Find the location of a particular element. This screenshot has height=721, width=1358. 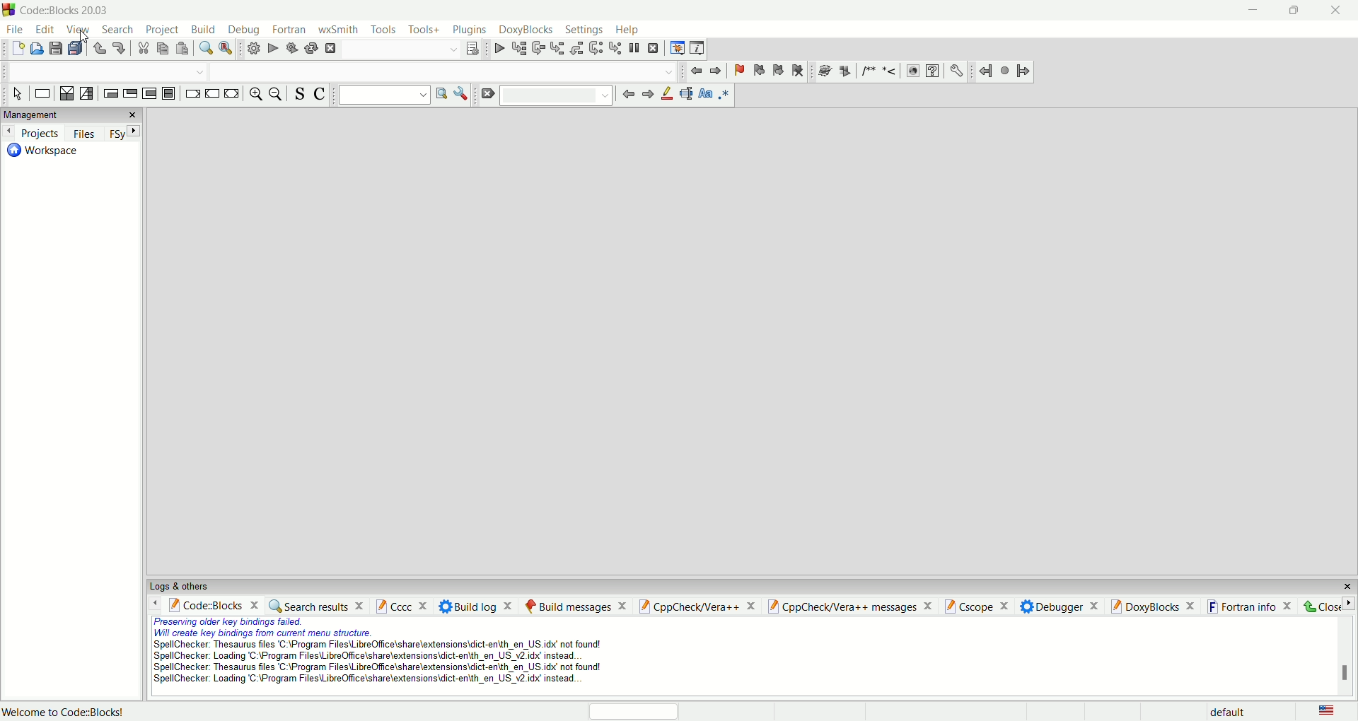

edit is located at coordinates (47, 30).